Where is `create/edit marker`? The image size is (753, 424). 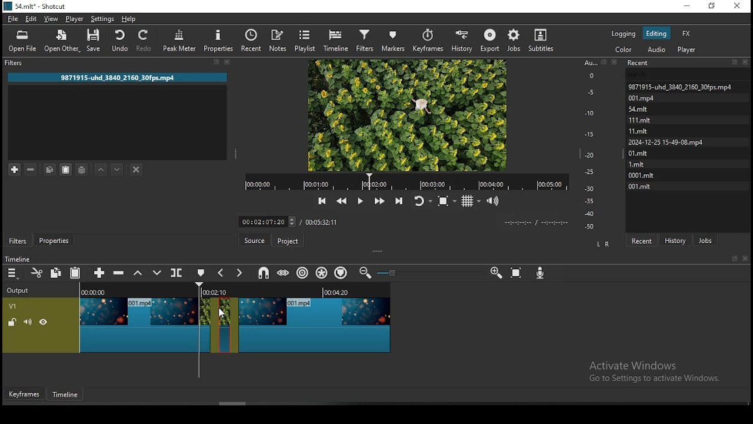
create/edit marker is located at coordinates (199, 273).